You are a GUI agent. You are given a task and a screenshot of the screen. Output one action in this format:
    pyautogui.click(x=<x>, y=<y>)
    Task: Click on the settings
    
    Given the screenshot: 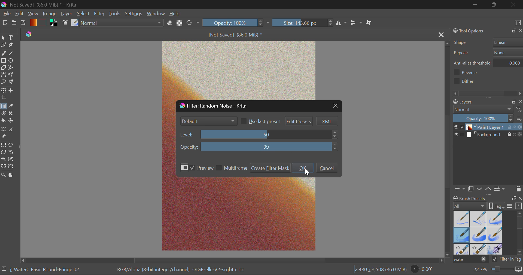 What is the action you would take?
    pyautogui.click(x=500, y=188)
    